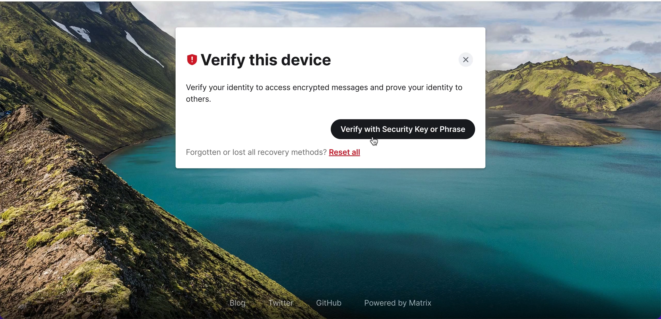  Describe the element at coordinates (404, 304) in the screenshot. I see `powered by matrix` at that location.